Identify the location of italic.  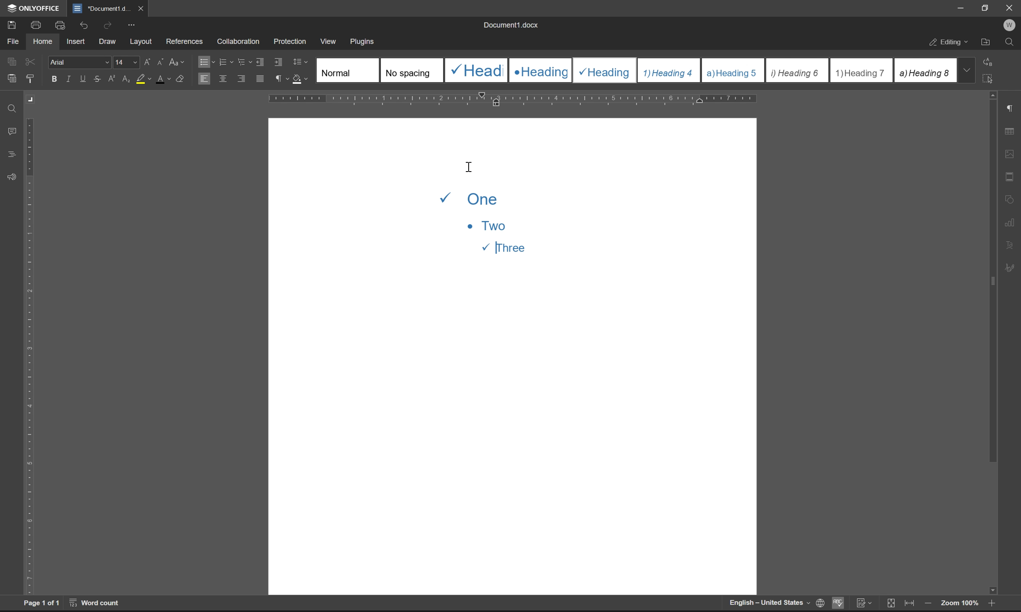
(70, 78).